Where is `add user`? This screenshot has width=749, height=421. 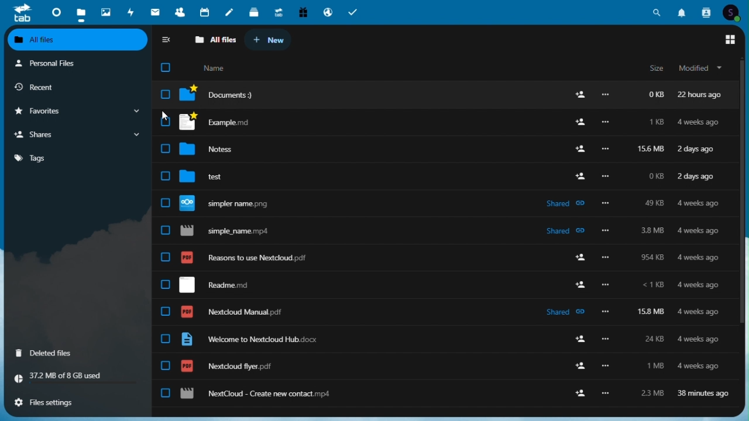 add user is located at coordinates (580, 284).